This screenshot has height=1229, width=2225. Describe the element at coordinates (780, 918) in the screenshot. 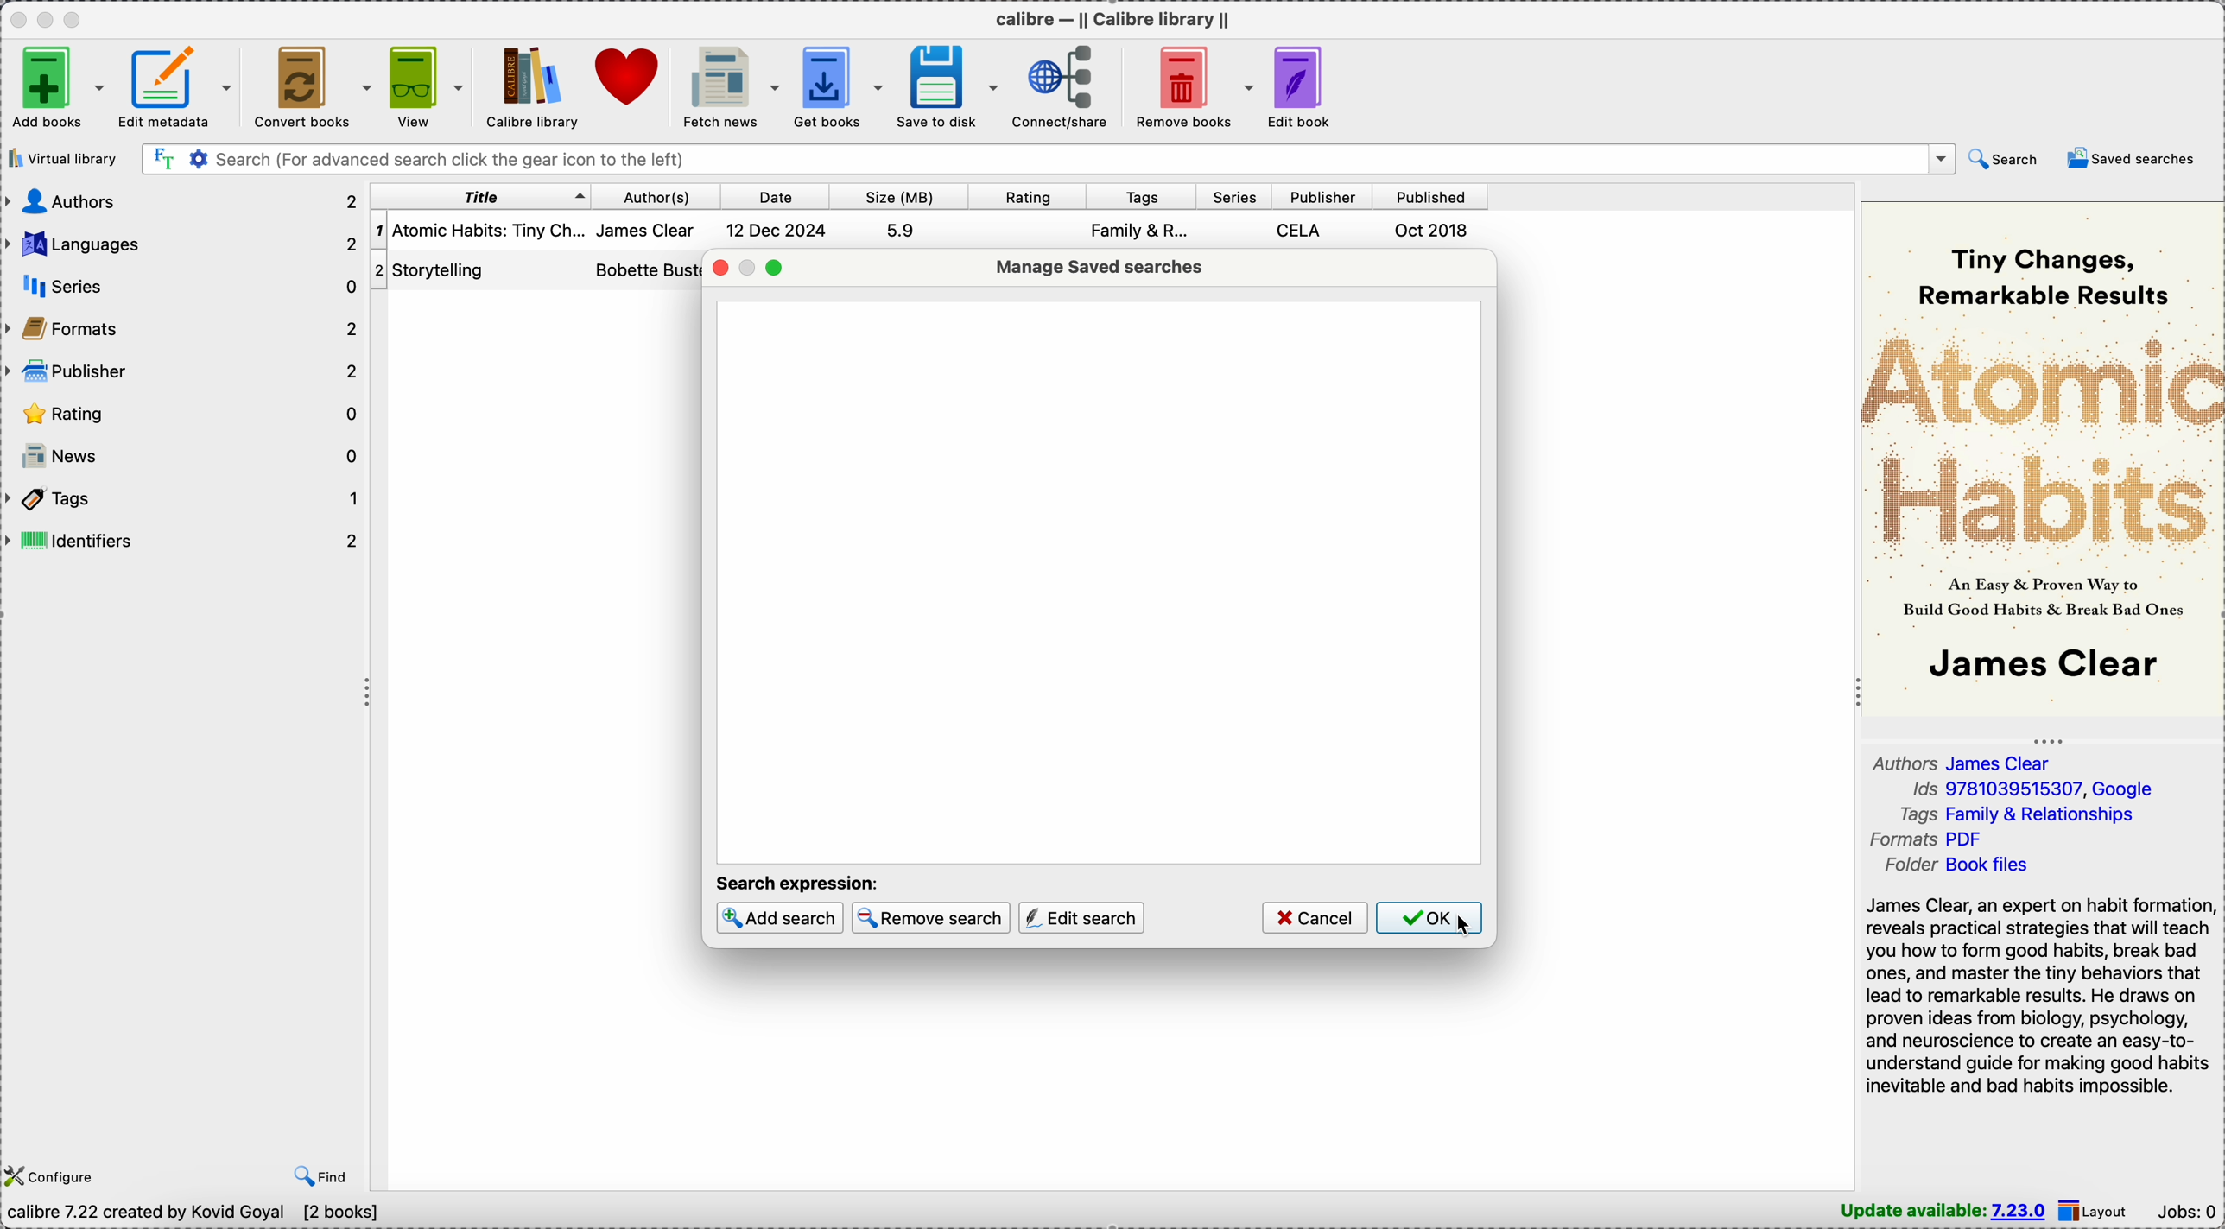

I see `add search` at that location.